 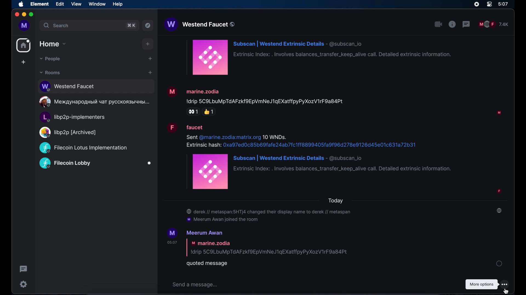 I want to click on search, so click(x=56, y=25).